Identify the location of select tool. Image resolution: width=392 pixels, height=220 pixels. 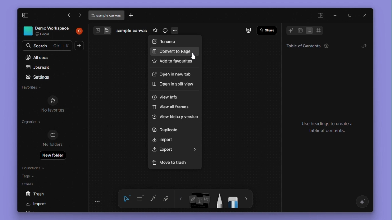
(126, 200).